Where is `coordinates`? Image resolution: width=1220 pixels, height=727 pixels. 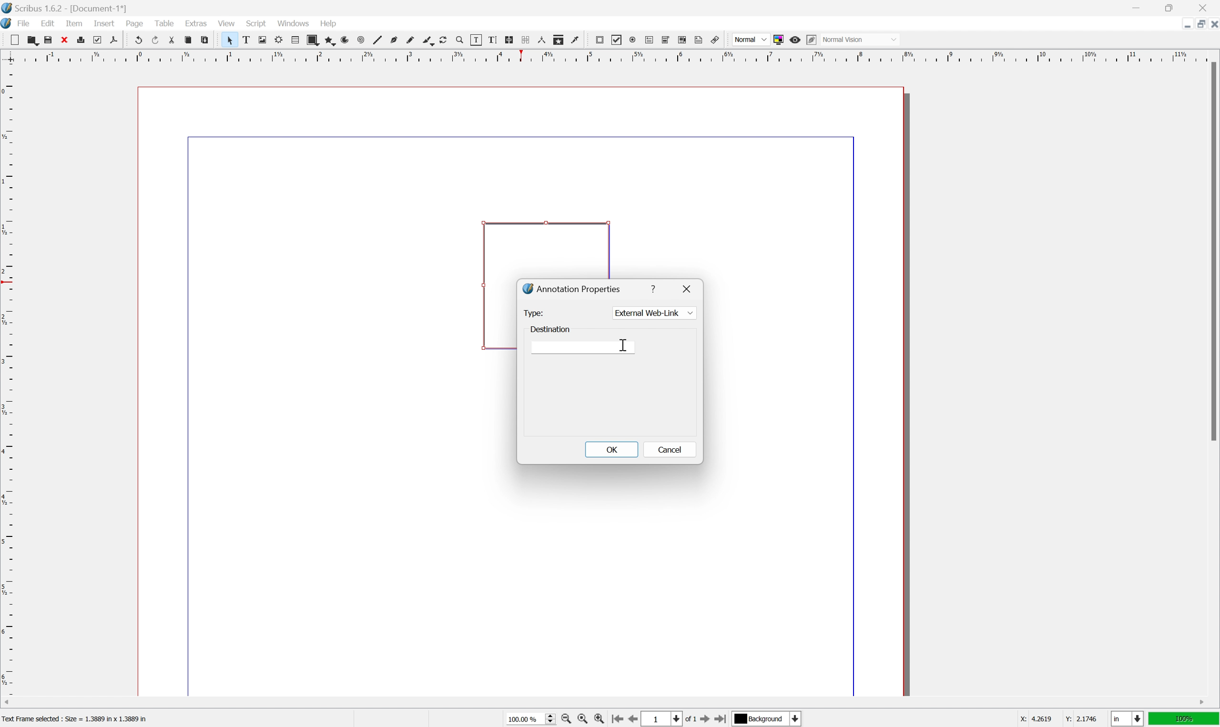
coordinates is located at coordinates (1060, 719).